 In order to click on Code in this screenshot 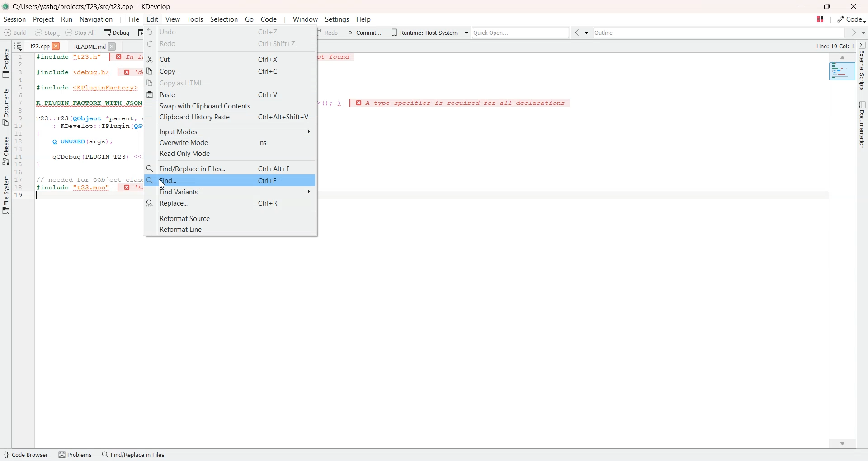, I will do `click(268, 19)`.